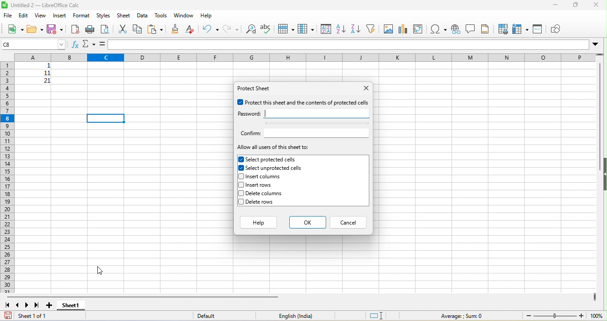 The height and width of the screenshot is (321, 607). I want to click on delete columns, so click(273, 194).